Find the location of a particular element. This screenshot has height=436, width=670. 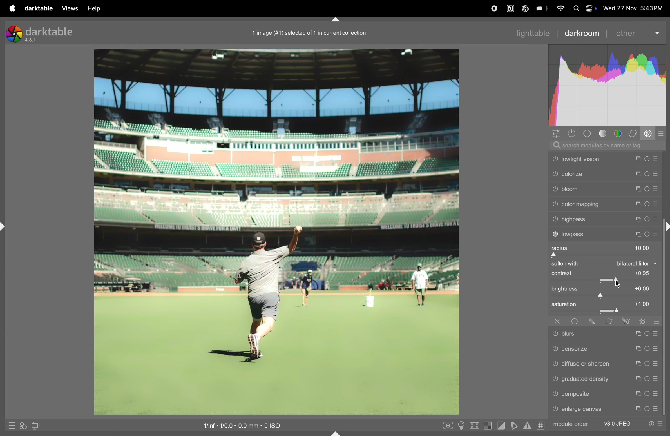

iso is located at coordinates (248, 424).